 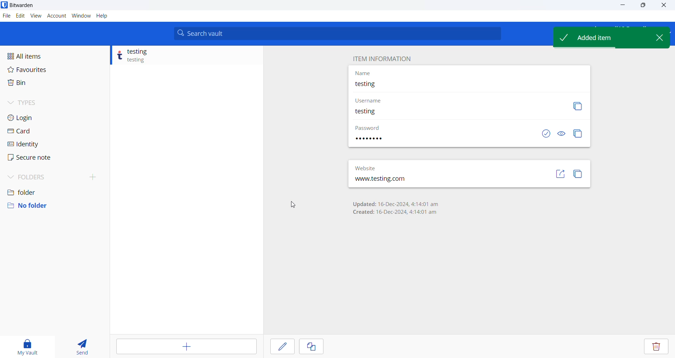 I want to click on bin, so click(x=37, y=85).